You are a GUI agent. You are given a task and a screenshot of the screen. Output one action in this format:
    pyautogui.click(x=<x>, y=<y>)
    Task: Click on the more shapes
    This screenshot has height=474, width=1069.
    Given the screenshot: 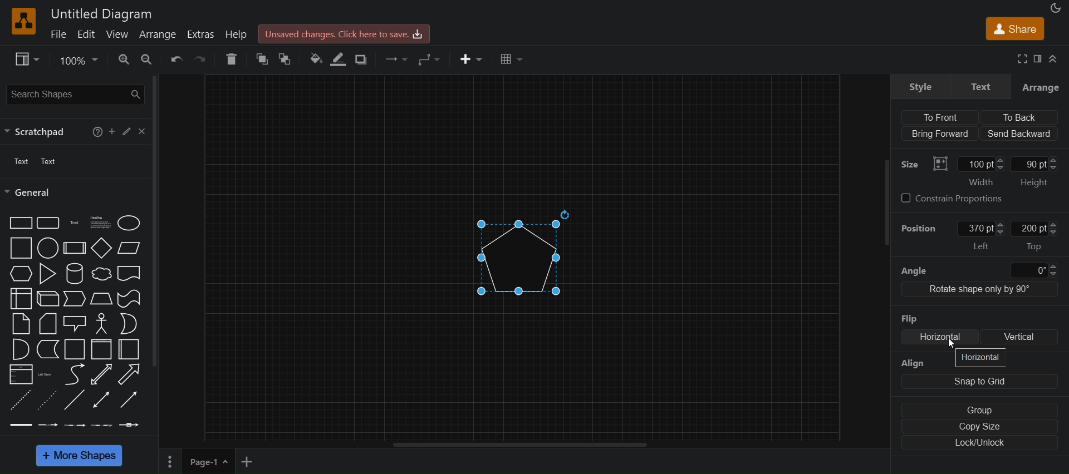 What is the action you would take?
    pyautogui.click(x=79, y=456)
    